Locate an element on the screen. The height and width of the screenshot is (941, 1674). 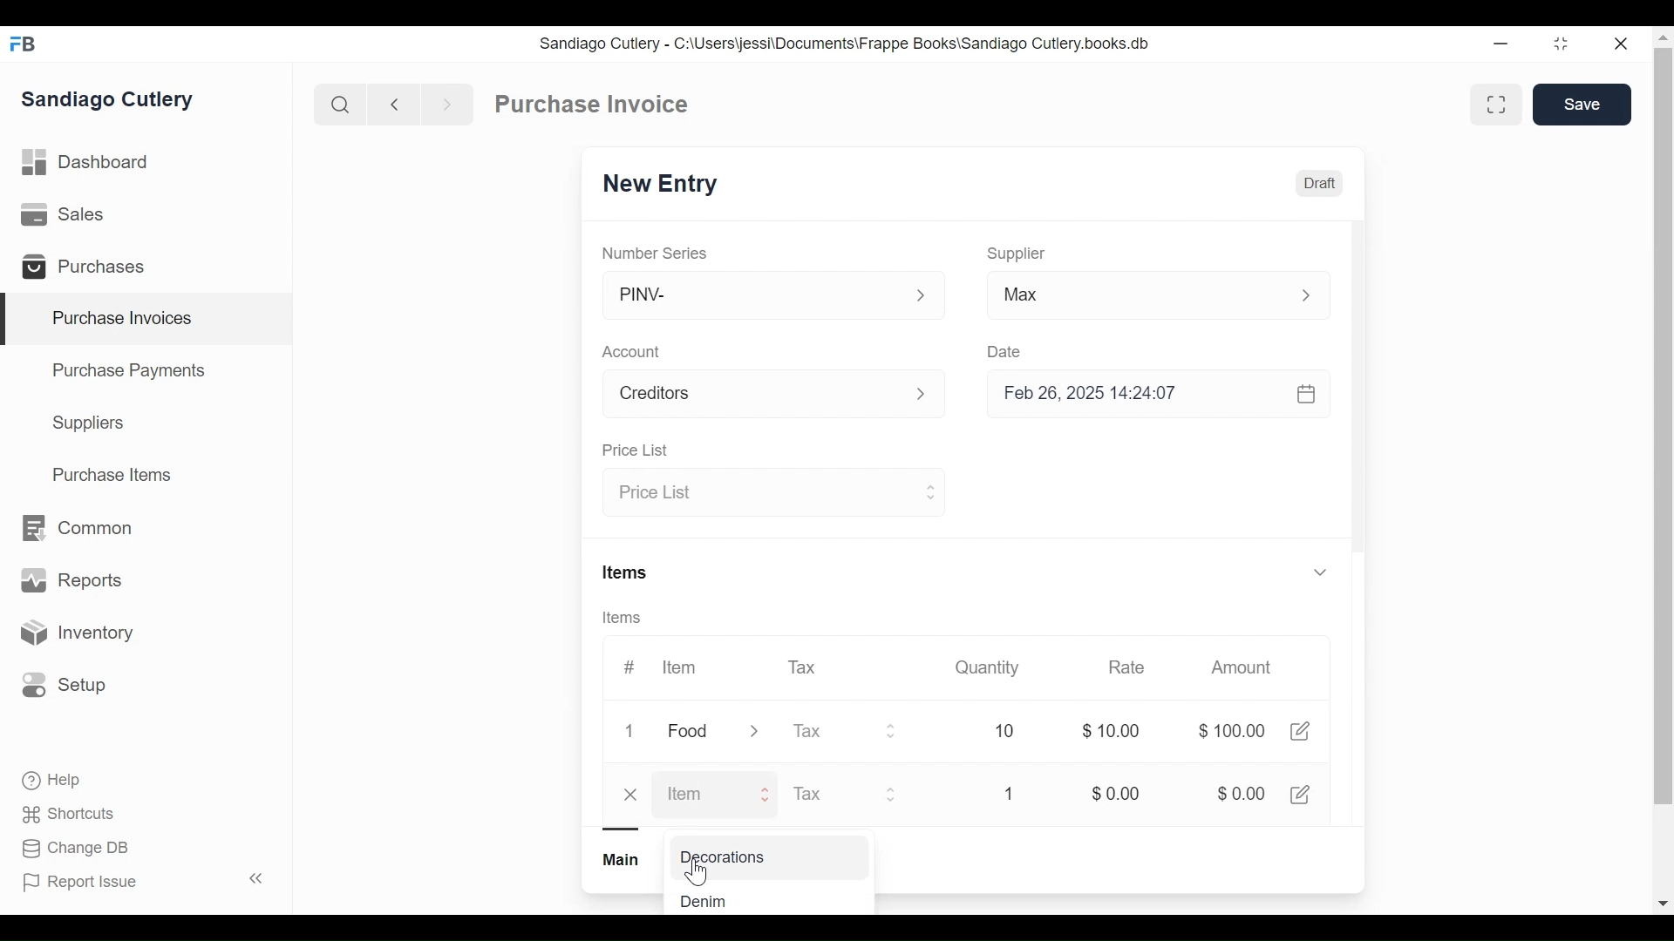
New Entry is located at coordinates (660, 184).